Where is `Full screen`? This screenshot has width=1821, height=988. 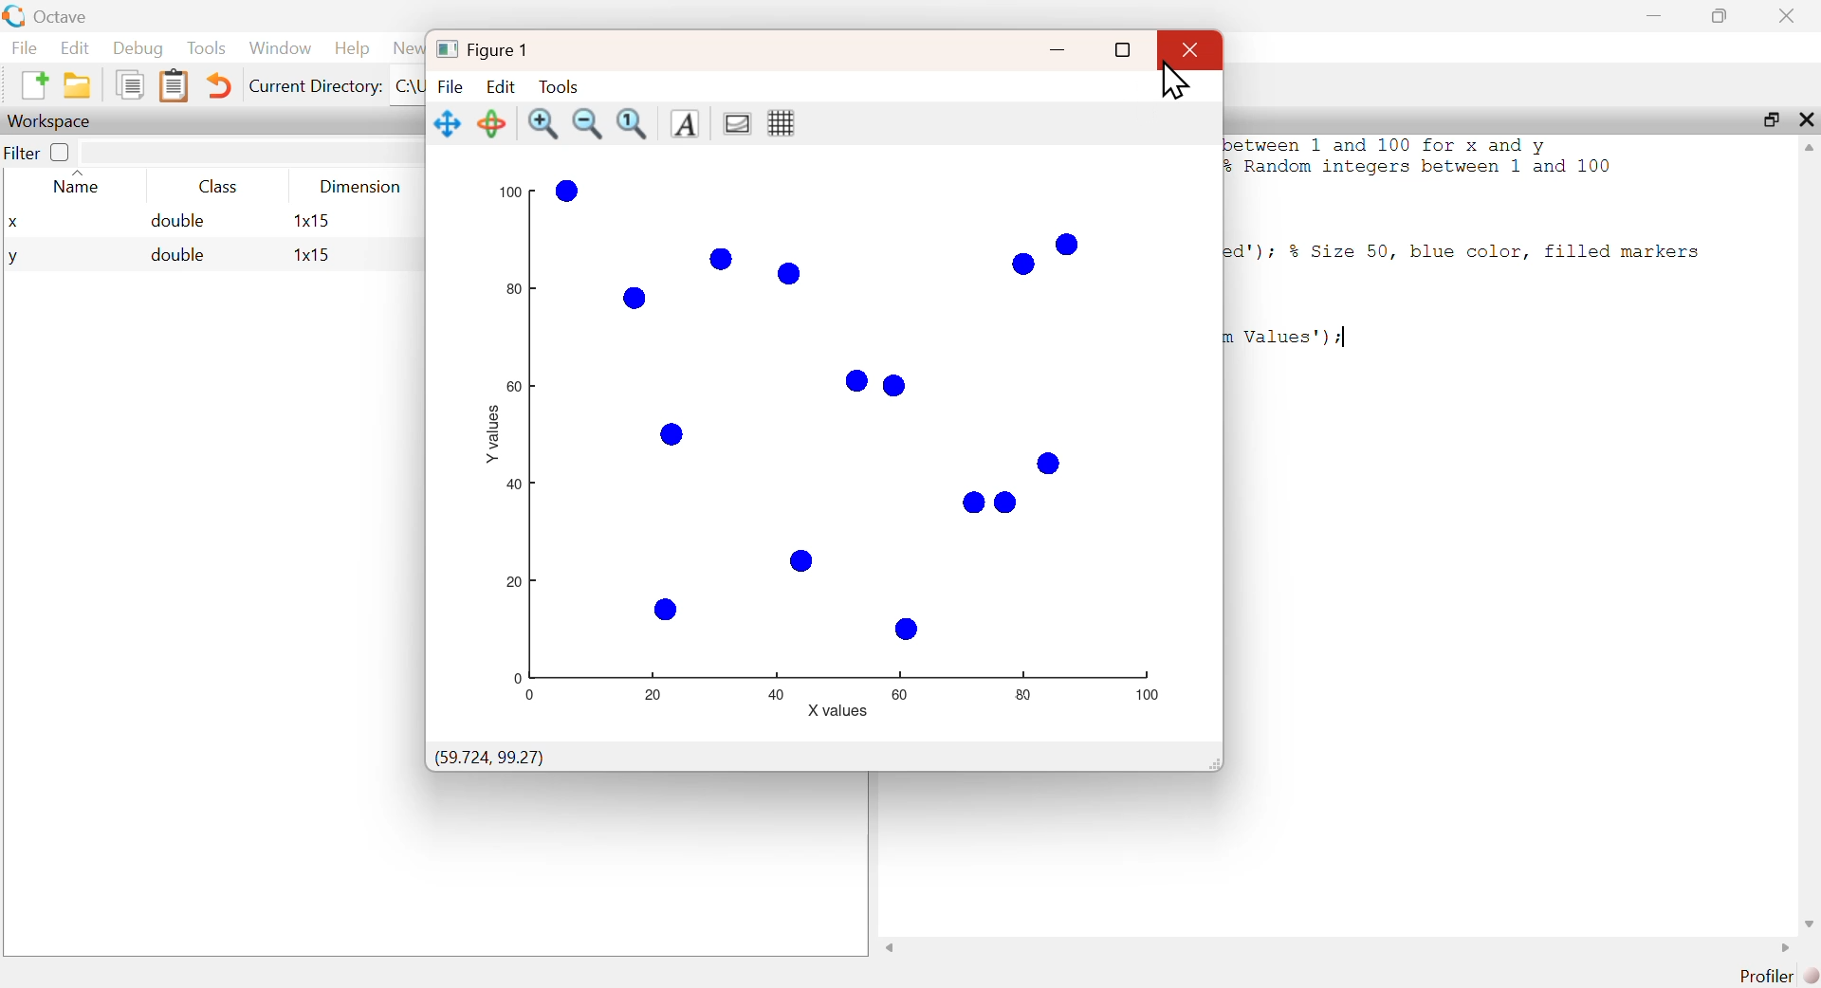
Full screen is located at coordinates (1121, 49).